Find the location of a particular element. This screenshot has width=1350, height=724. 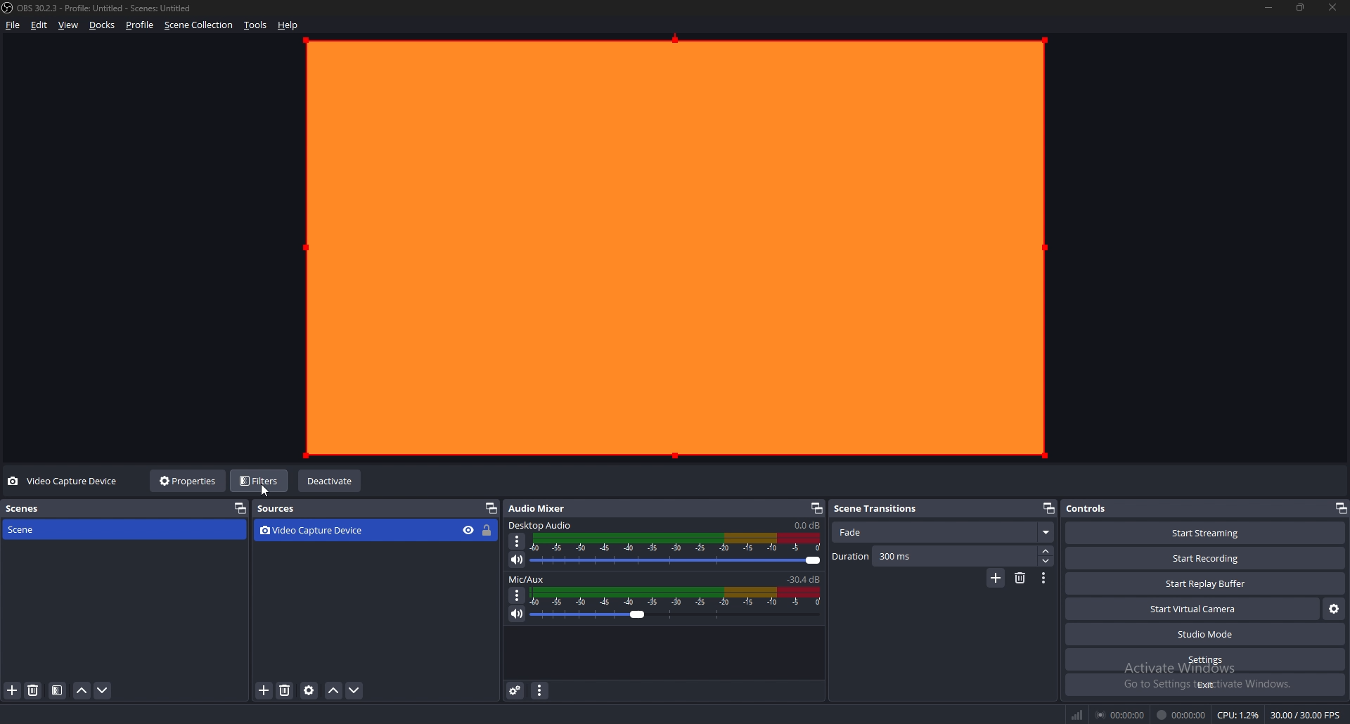

duration is located at coordinates (934, 557).